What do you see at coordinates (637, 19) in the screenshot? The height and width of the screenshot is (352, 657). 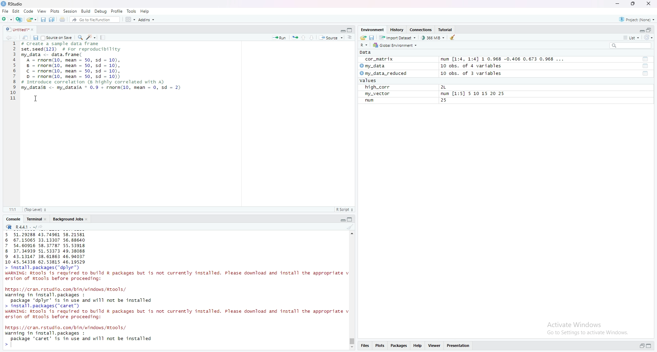 I see `Project: (None)` at bounding box center [637, 19].